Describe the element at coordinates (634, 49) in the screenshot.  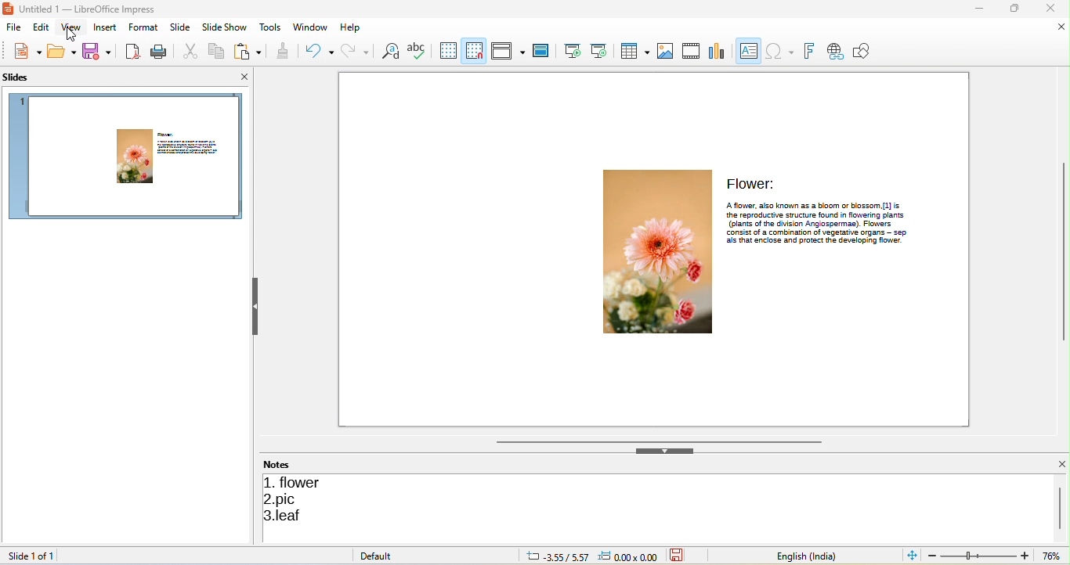
I see `table` at that location.